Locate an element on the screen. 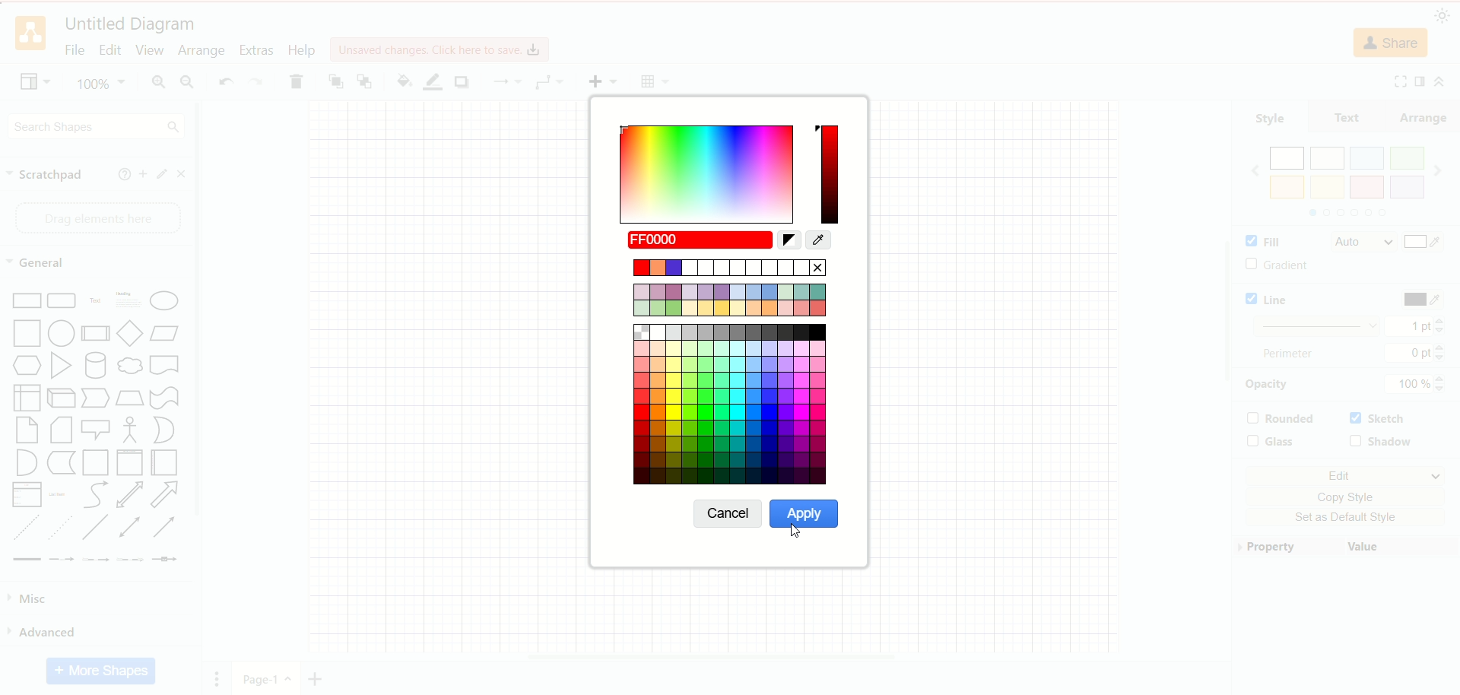 Image resolution: width=1460 pixels, height=695 pixels. color pallete is located at coordinates (732, 373).